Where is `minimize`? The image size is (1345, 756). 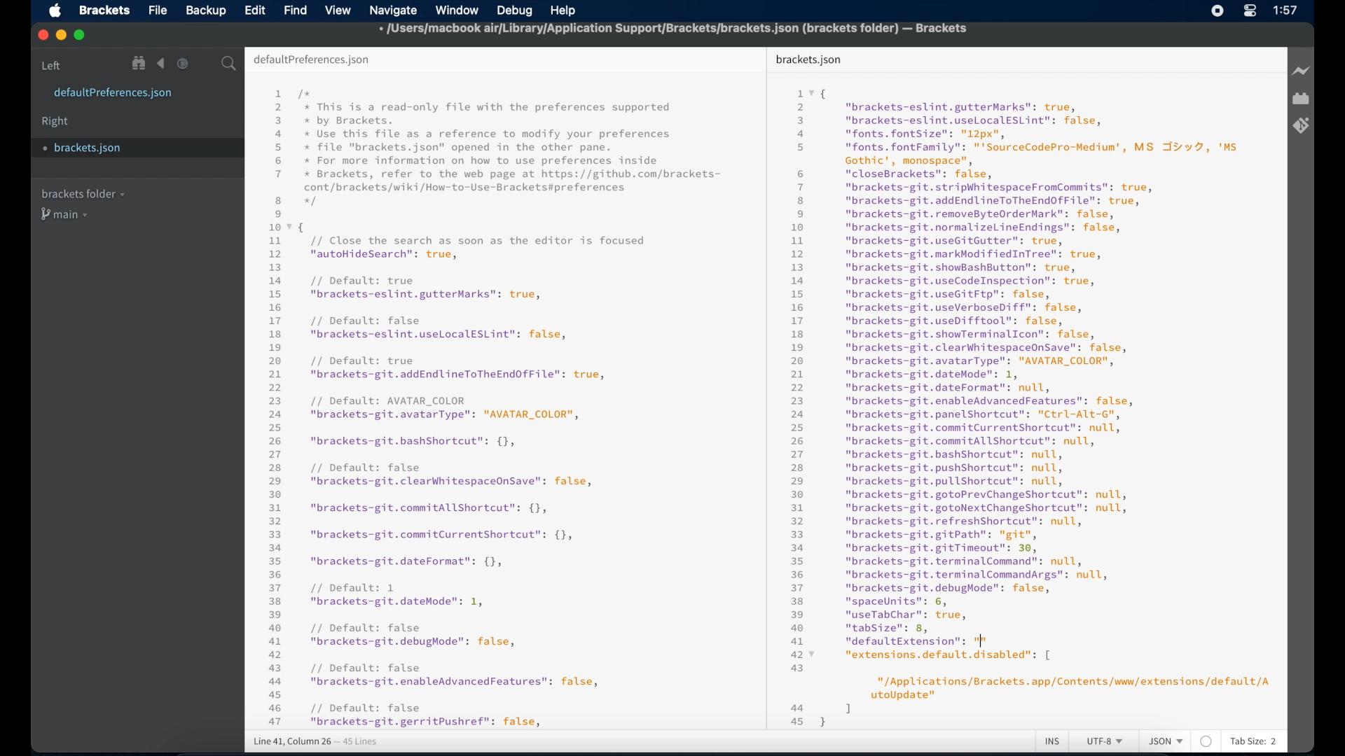
minimize is located at coordinates (61, 36).